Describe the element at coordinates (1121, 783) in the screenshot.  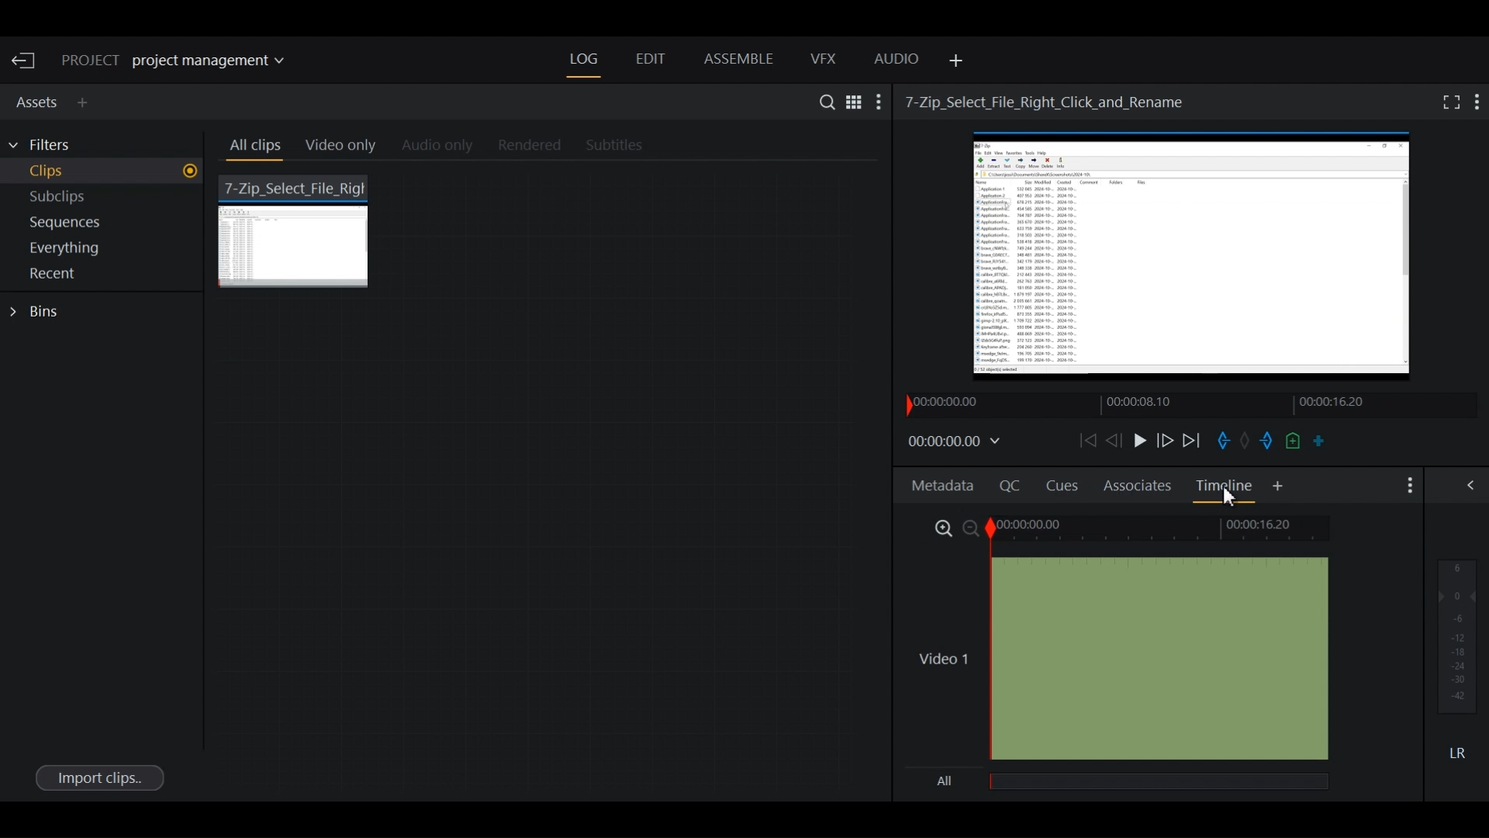
I see `all` at that location.